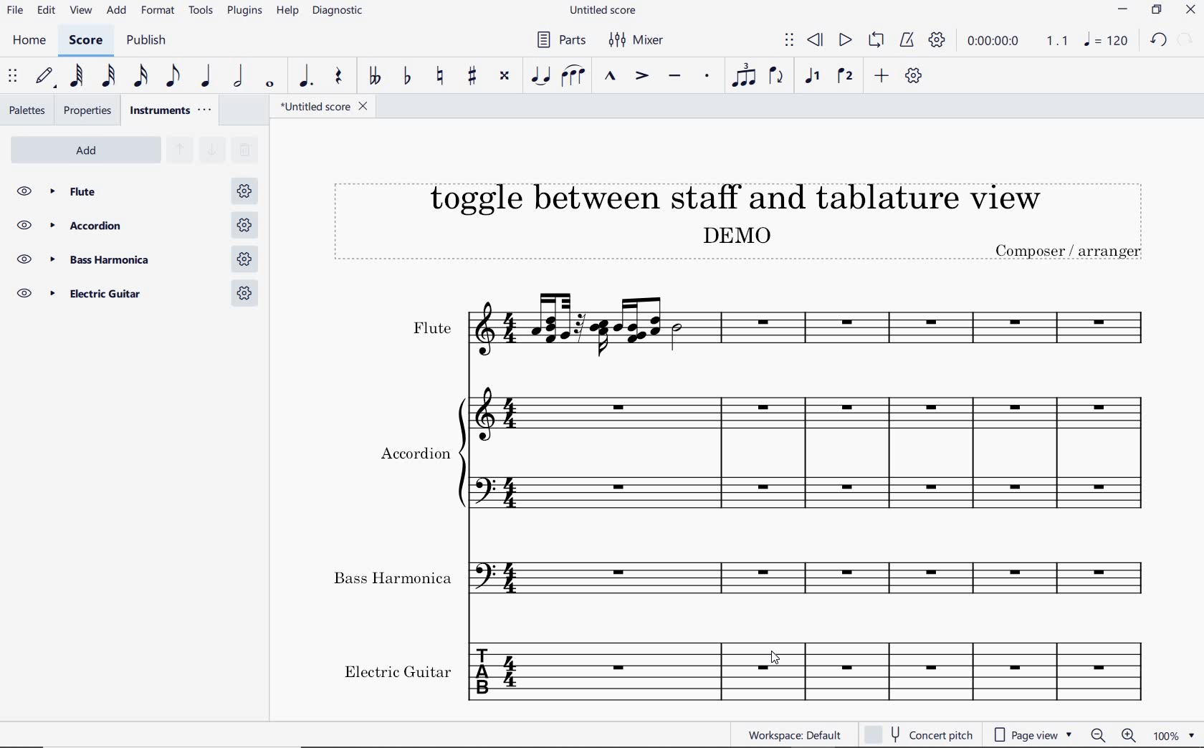 This screenshot has height=748, width=1204. I want to click on MOVE SELECTED STAVES UP, so click(176, 151).